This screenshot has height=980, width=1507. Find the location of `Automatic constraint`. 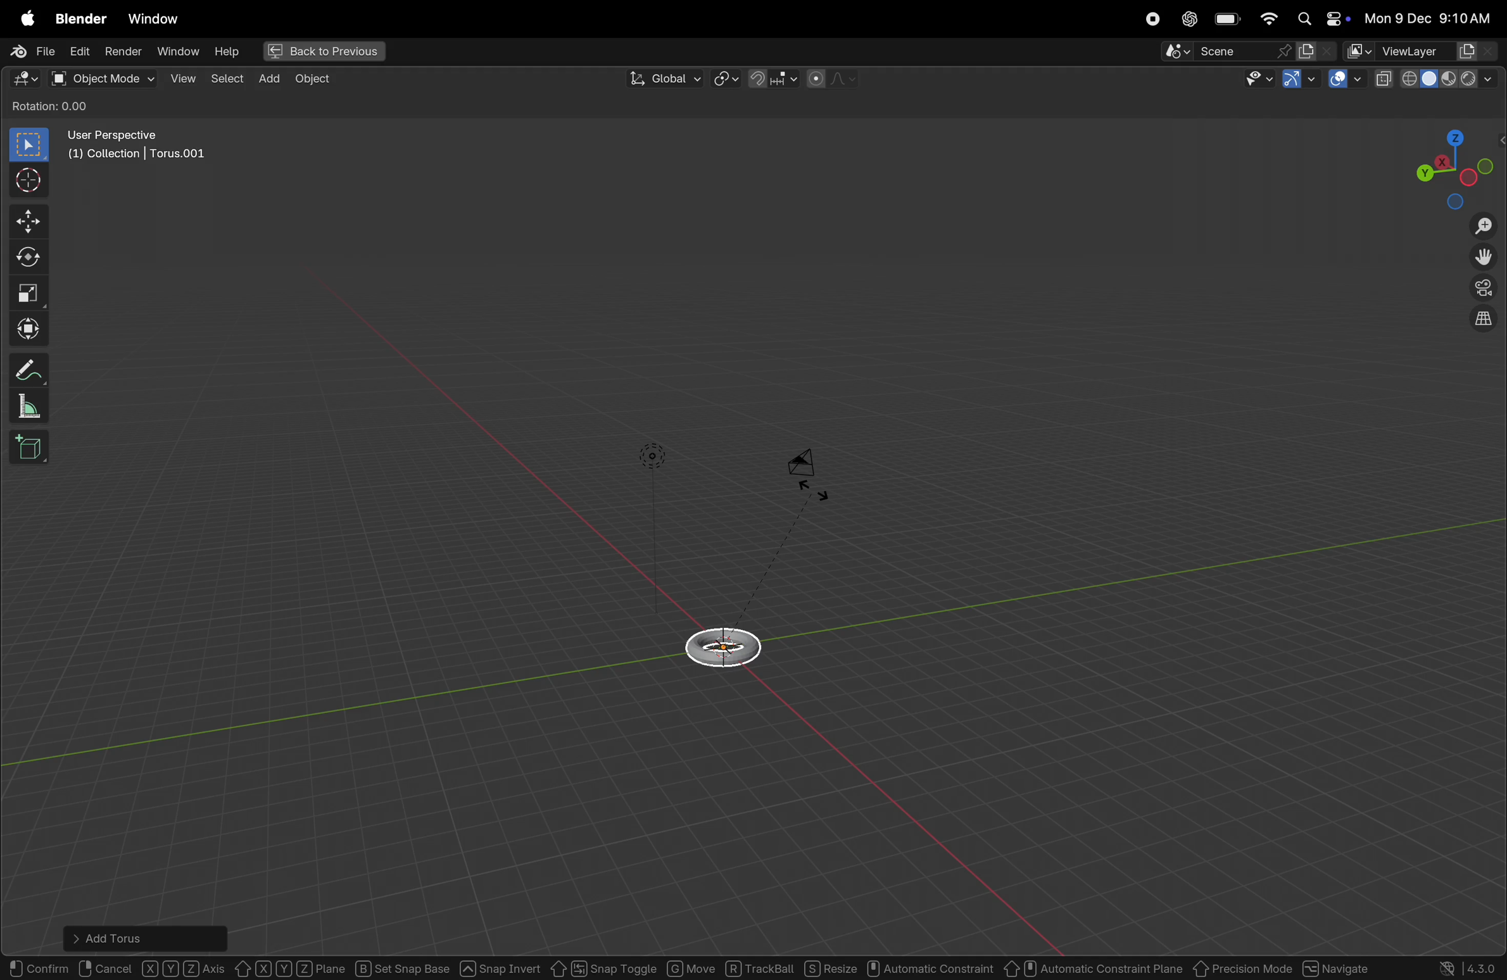

Automatic constraint is located at coordinates (932, 969).